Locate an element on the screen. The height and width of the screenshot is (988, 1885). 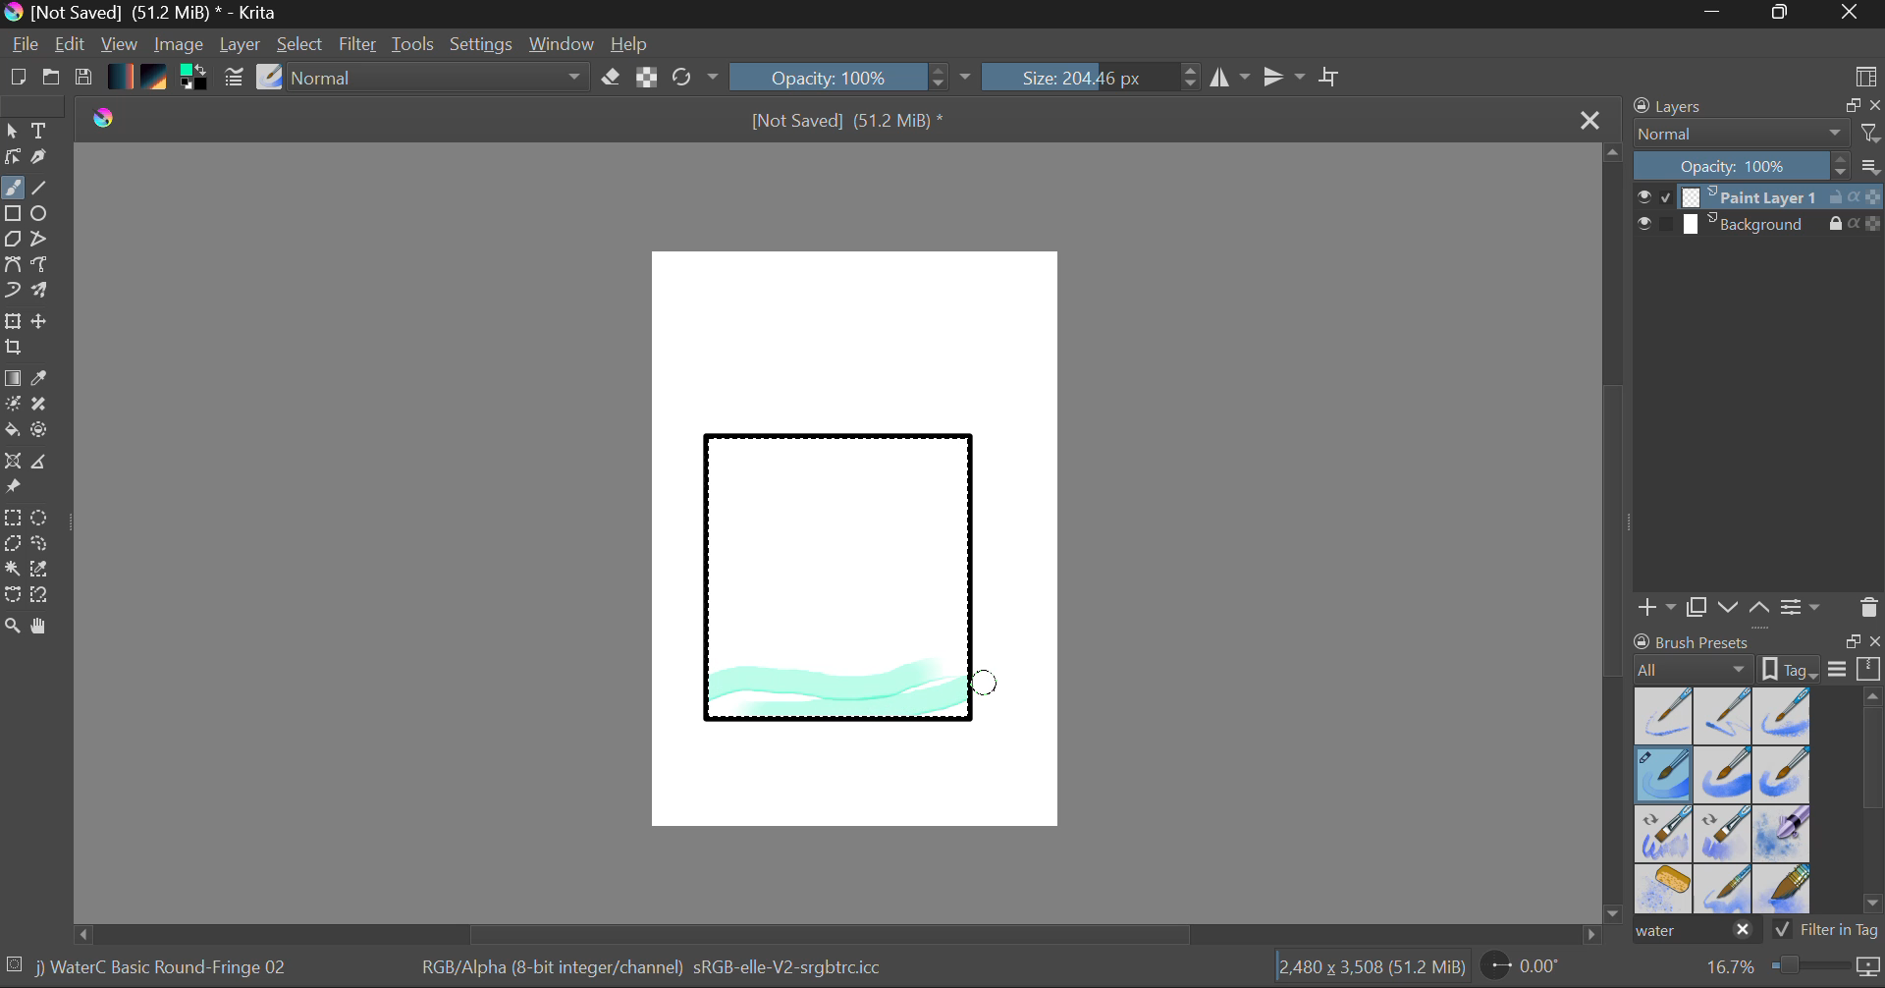
Help is located at coordinates (630, 44).